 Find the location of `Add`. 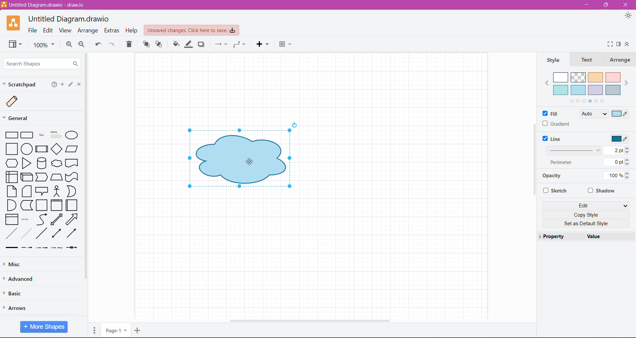

Add is located at coordinates (63, 84).